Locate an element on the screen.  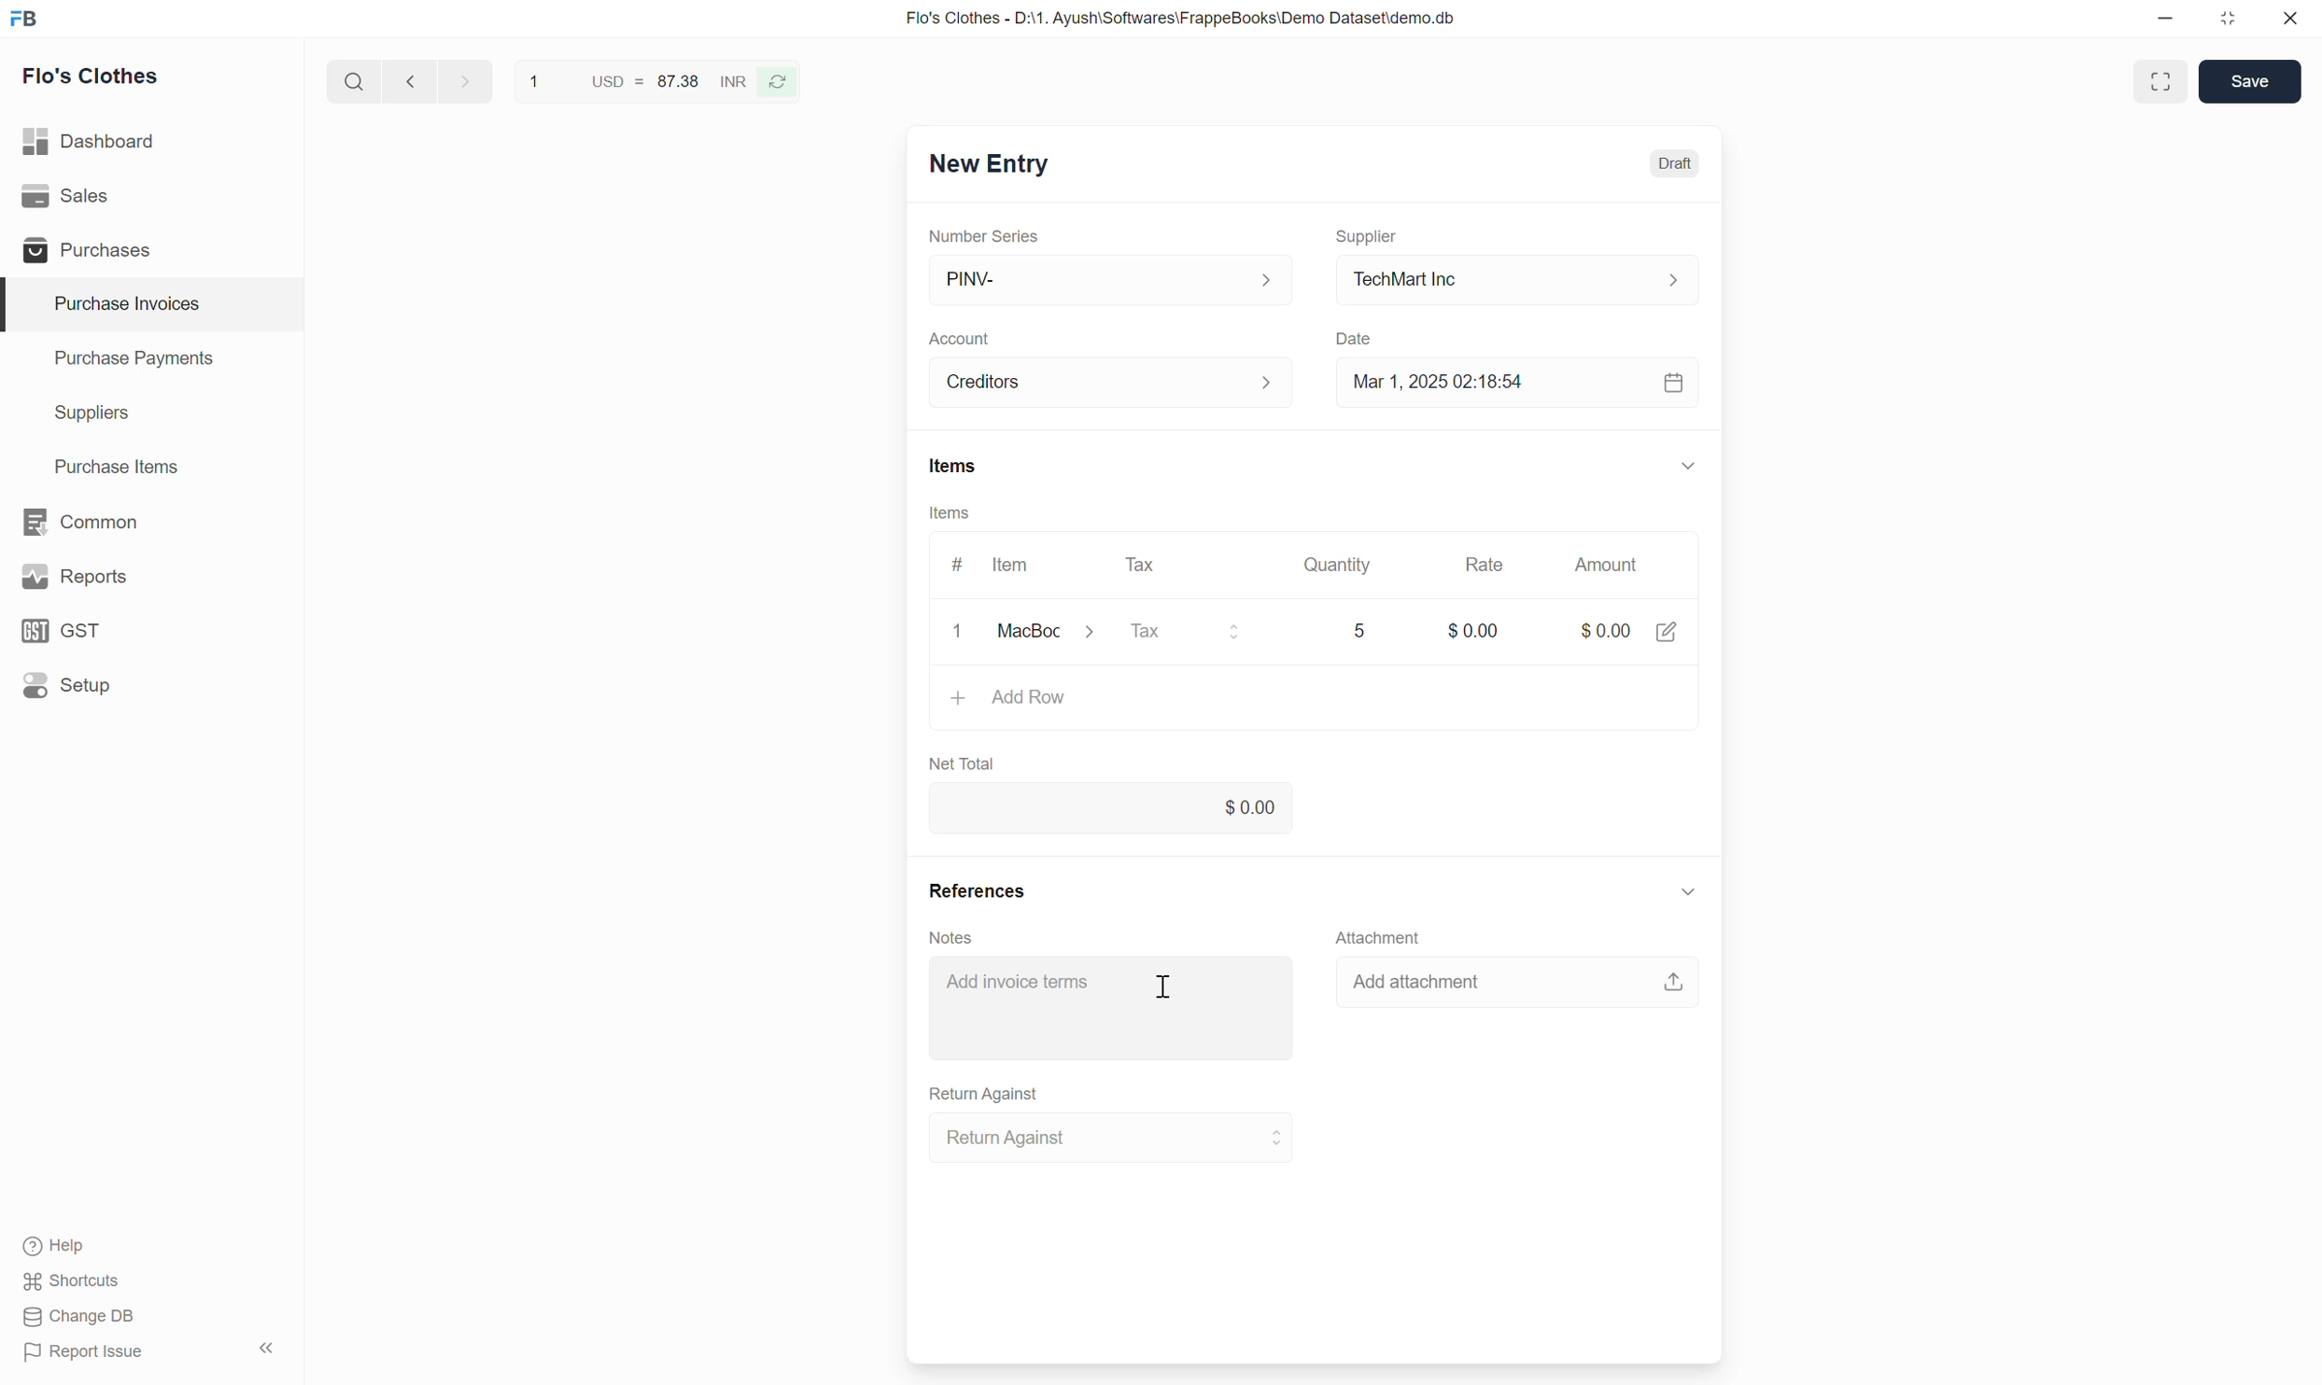
Change DB is located at coordinates (80, 1316).